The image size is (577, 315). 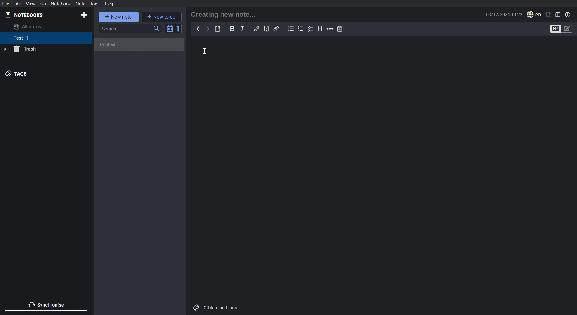 What do you see at coordinates (232, 28) in the screenshot?
I see `Bold` at bounding box center [232, 28].